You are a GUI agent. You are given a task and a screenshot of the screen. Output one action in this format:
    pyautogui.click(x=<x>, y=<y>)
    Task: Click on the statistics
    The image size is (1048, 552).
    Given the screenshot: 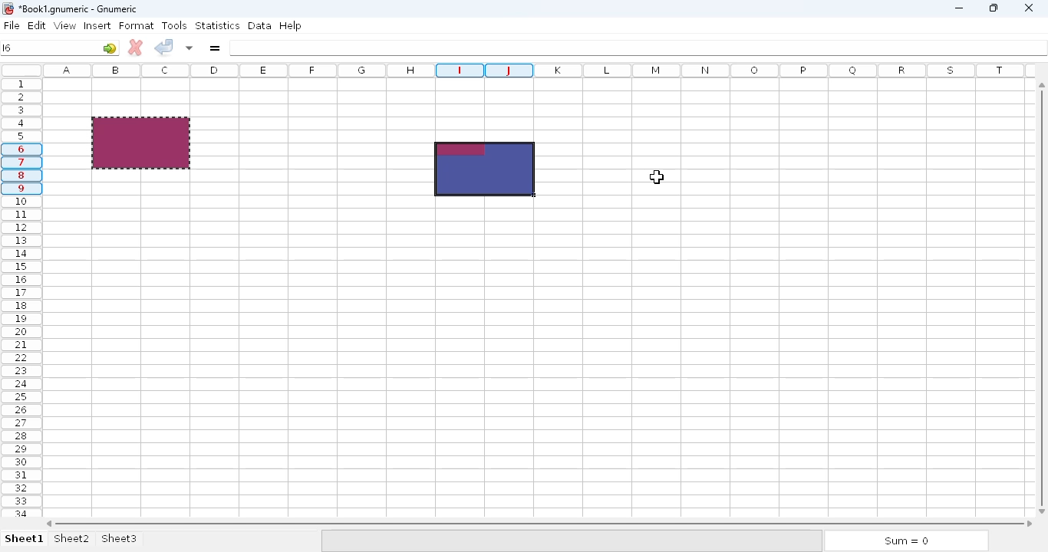 What is the action you would take?
    pyautogui.click(x=217, y=25)
    